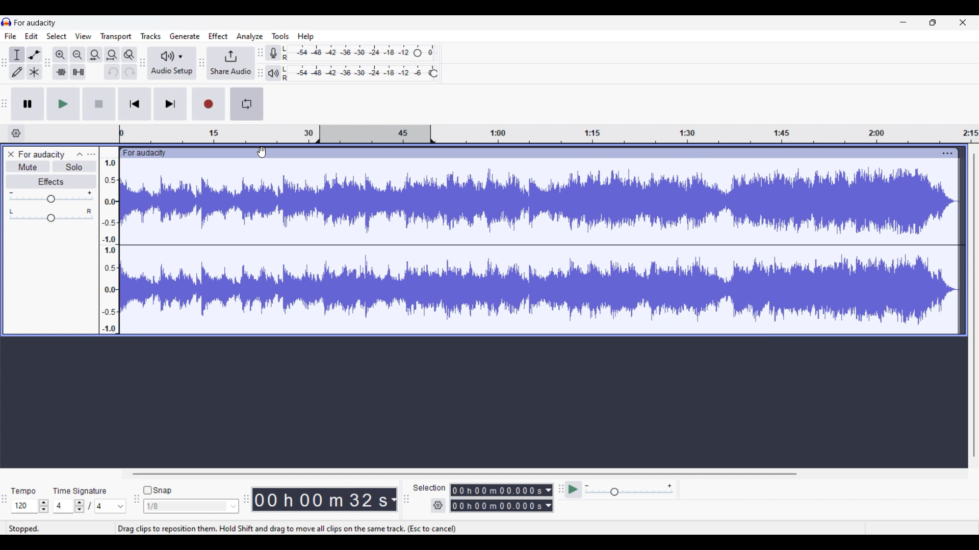 This screenshot has height=550, width=979. Describe the element at coordinates (80, 155) in the screenshot. I see `Collapse` at that location.